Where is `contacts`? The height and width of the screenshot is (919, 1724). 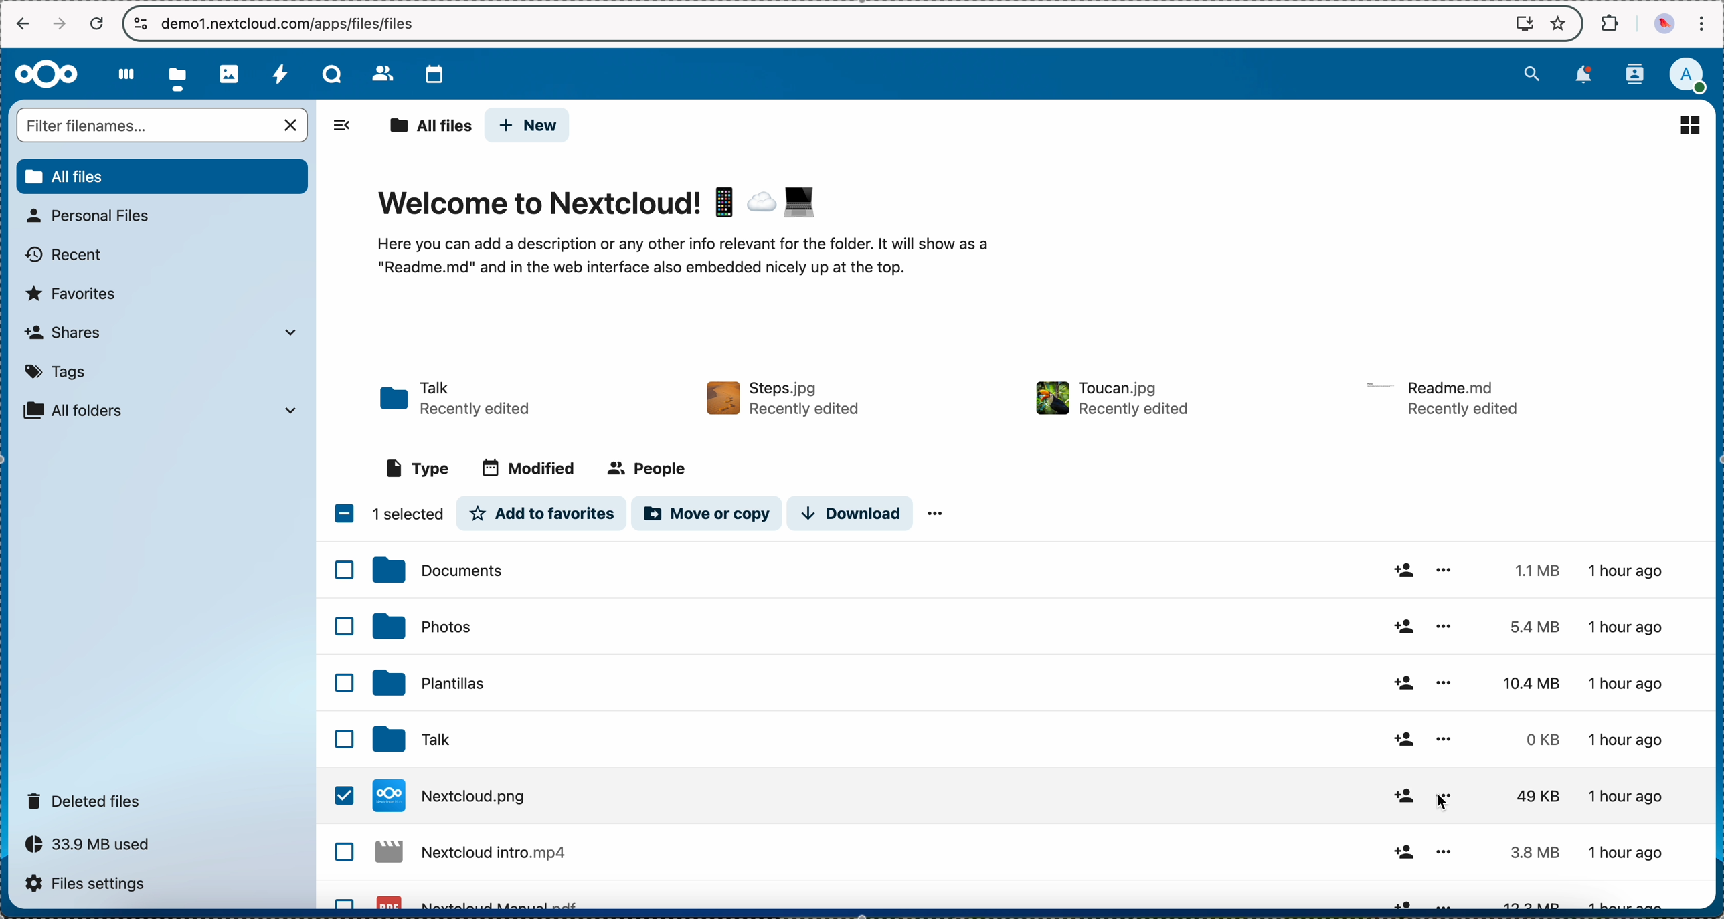
contacts is located at coordinates (374, 70).